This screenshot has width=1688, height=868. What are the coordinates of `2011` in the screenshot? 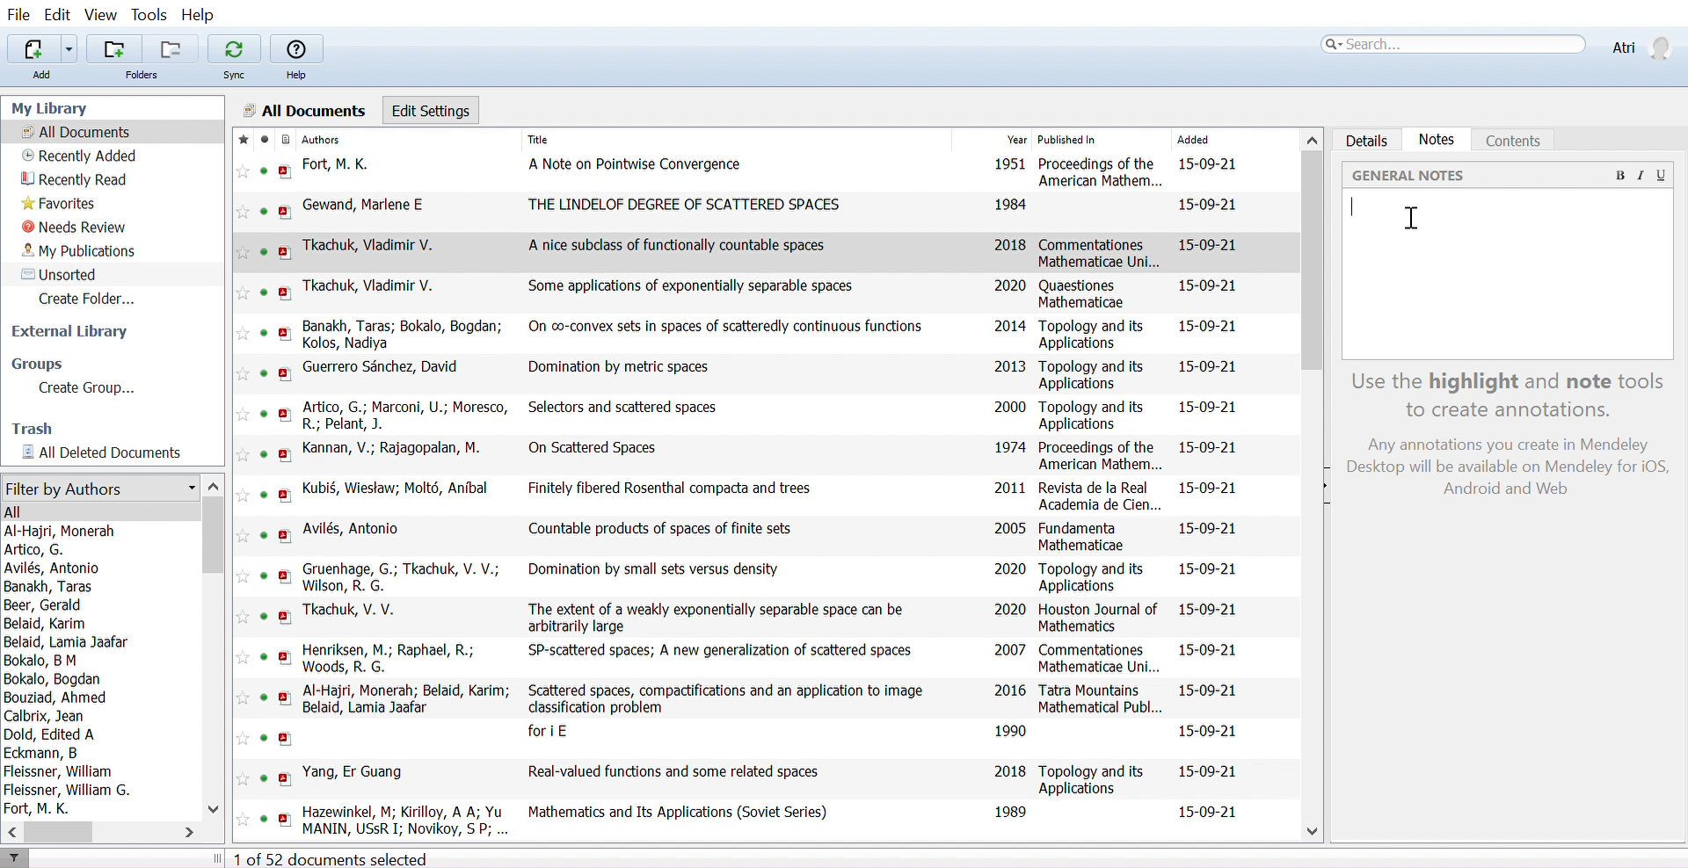 It's located at (1010, 488).